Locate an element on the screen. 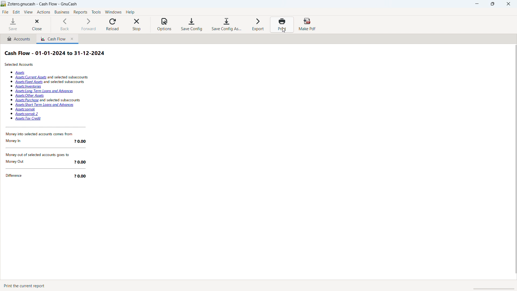 The height and width of the screenshot is (291, 517). print is located at coordinates (282, 25).